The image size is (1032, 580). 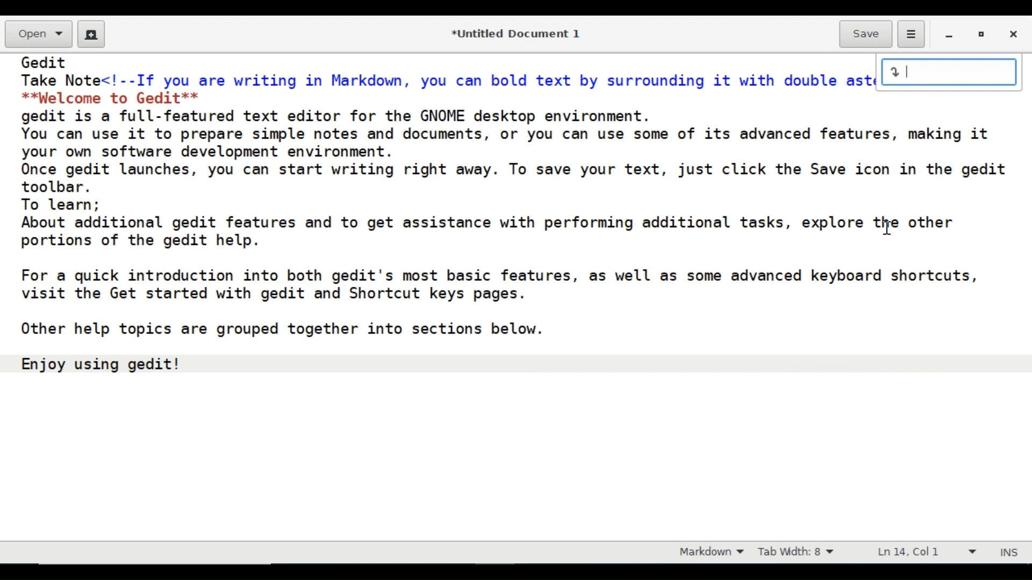 What do you see at coordinates (519, 178) in the screenshot?
I see `Once gedit launches, you can start writing right away. To save your text, just click the Save icon in the gedit toolbar.` at bounding box center [519, 178].